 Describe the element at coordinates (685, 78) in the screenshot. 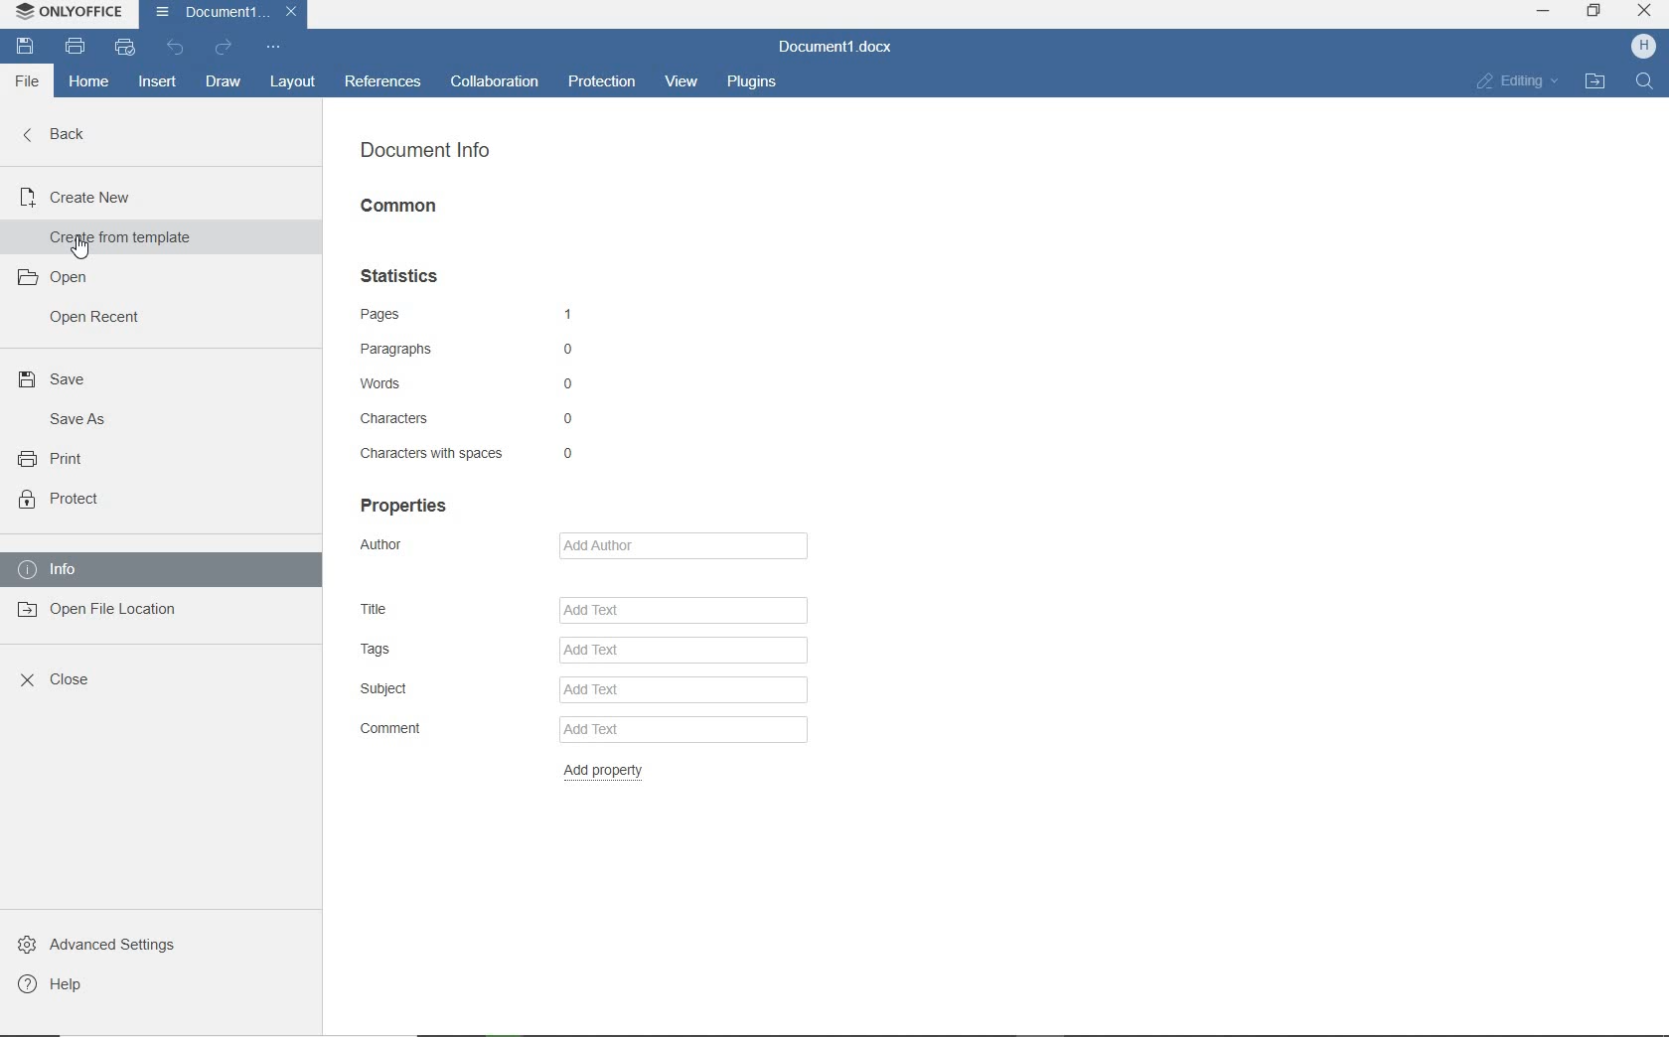

I see `view` at that location.